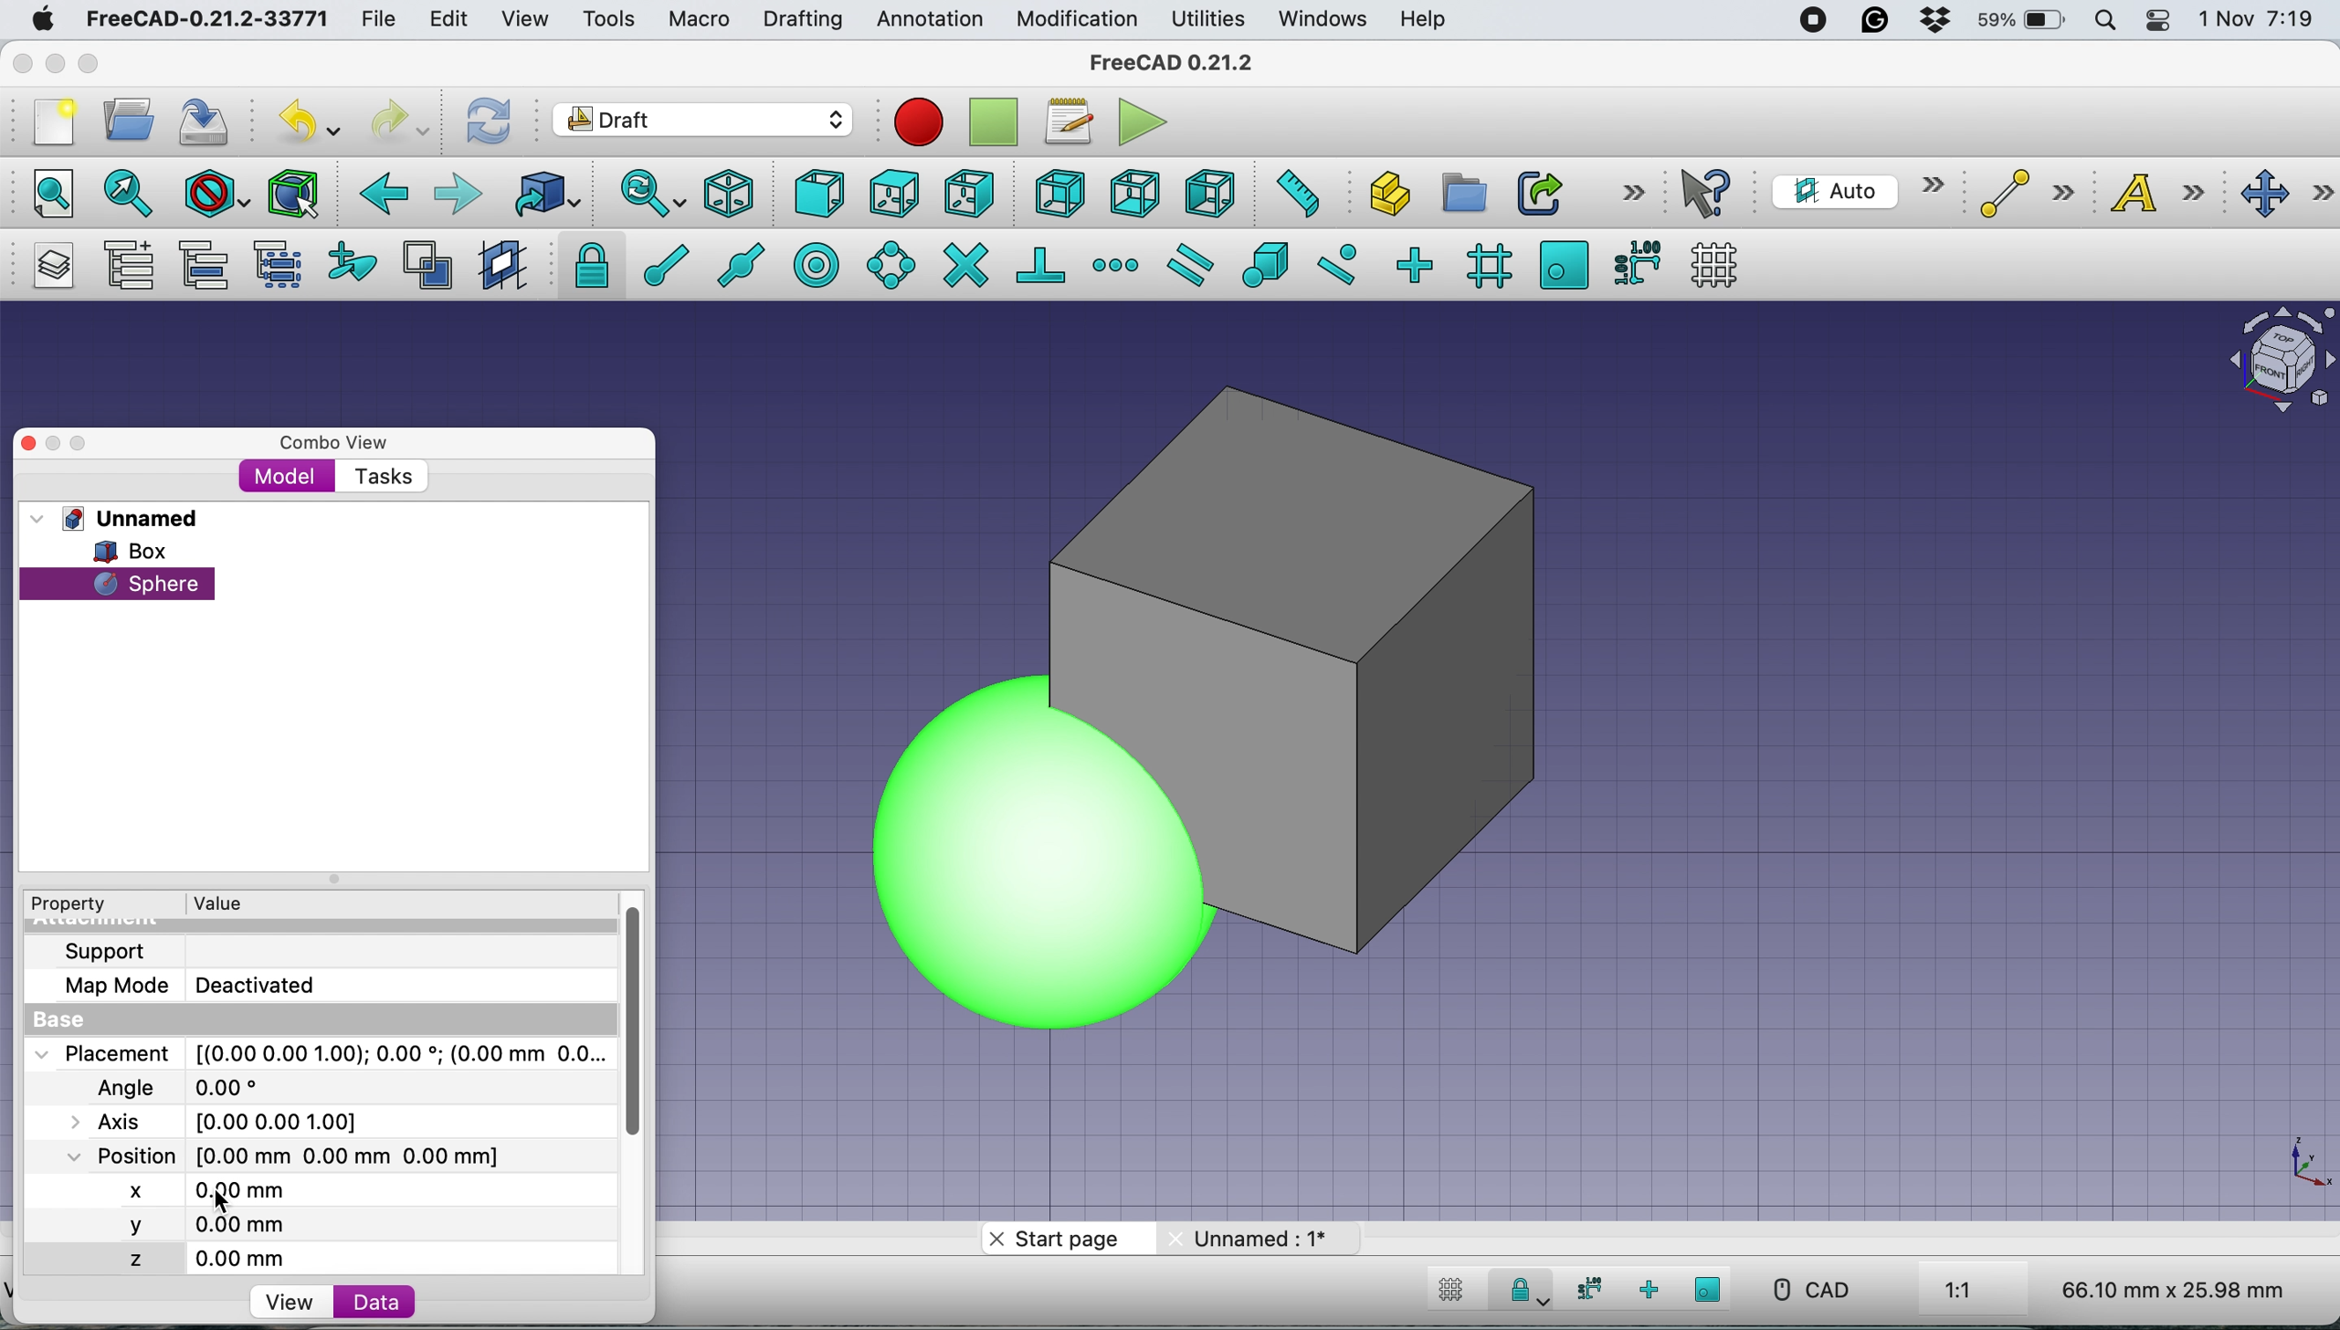 This screenshot has height=1330, width=2340. I want to click on make link, so click(1539, 192).